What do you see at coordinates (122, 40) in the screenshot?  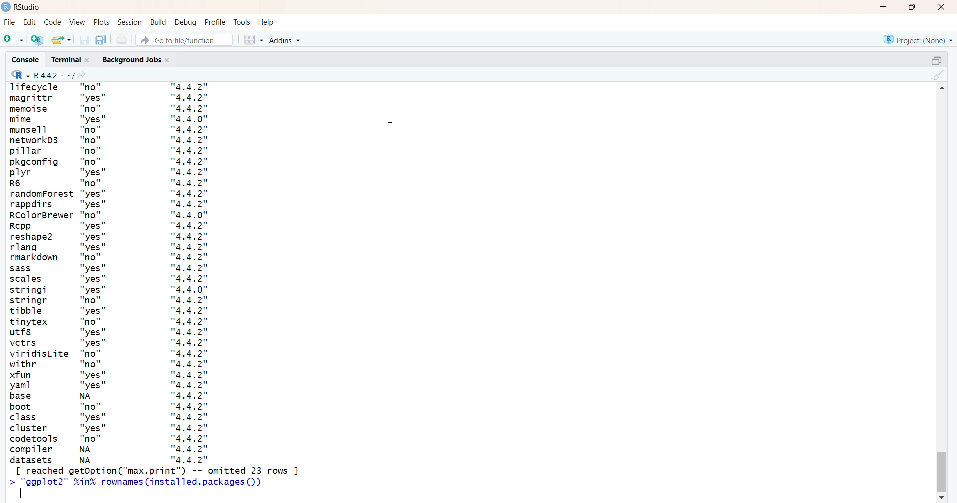 I see `print the current file` at bounding box center [122, 40].